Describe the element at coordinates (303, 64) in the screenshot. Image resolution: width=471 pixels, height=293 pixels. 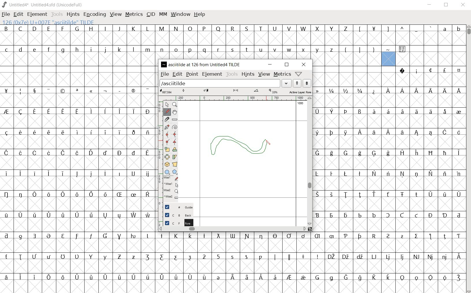
I see `close` at that location.